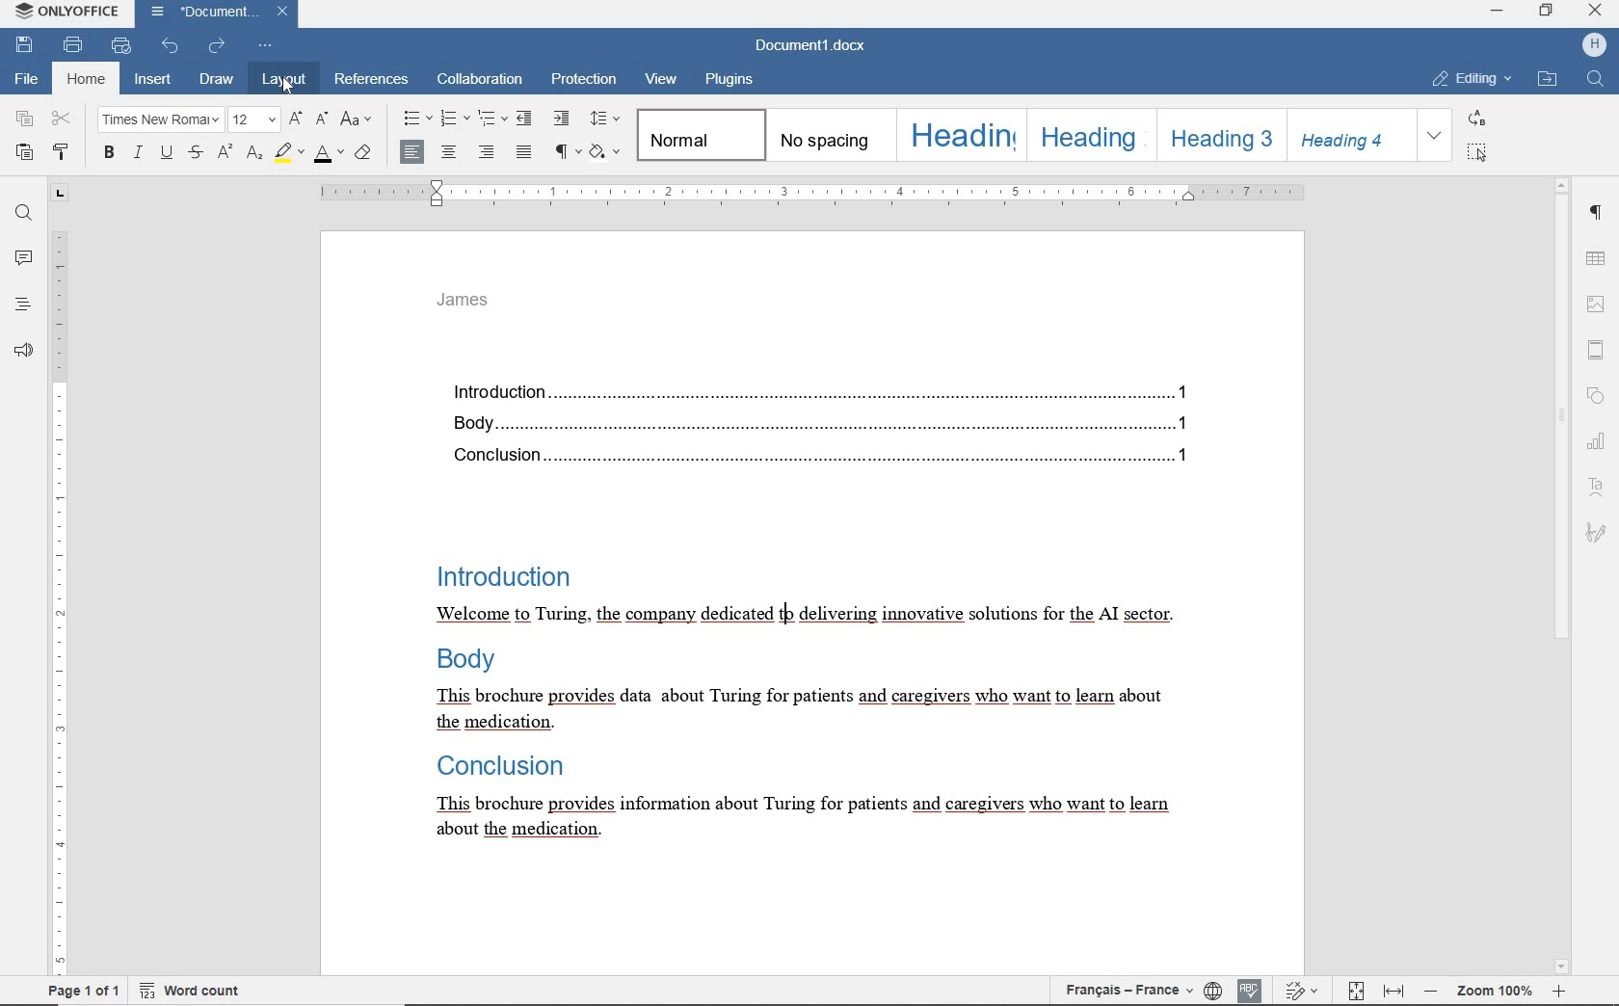 The height and width of the screenshot is (1006, 1619). What do you see at coordinates (730, 81) in the screenshot?
I see `plugins` at bounding box center [730, 81].